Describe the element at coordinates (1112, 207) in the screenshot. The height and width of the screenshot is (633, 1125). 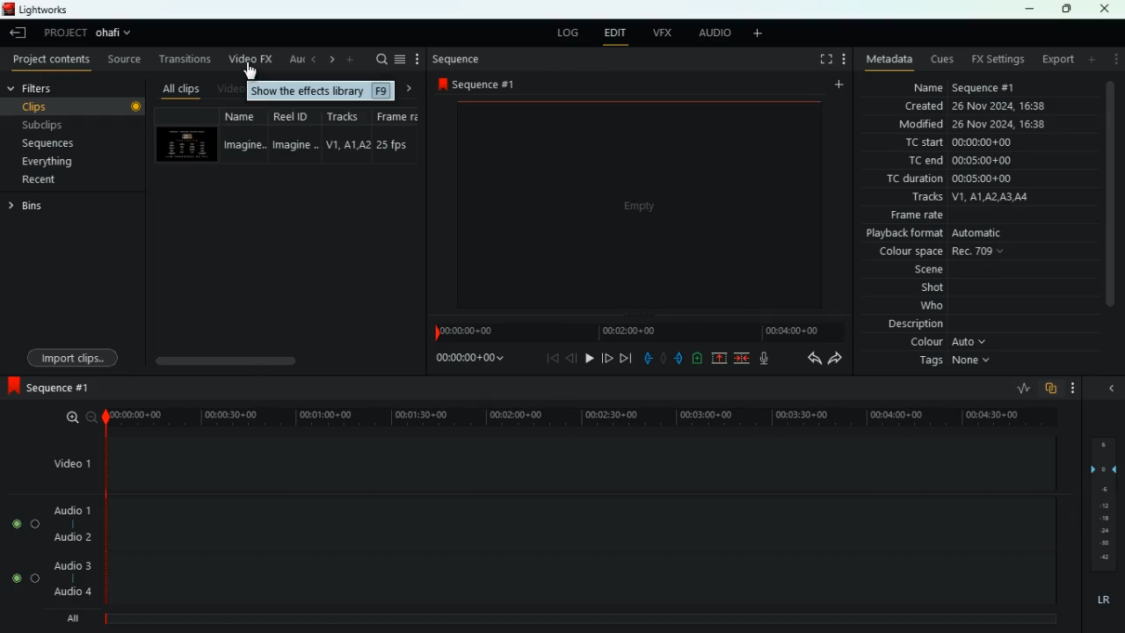
I see `scroll bar` at that location.